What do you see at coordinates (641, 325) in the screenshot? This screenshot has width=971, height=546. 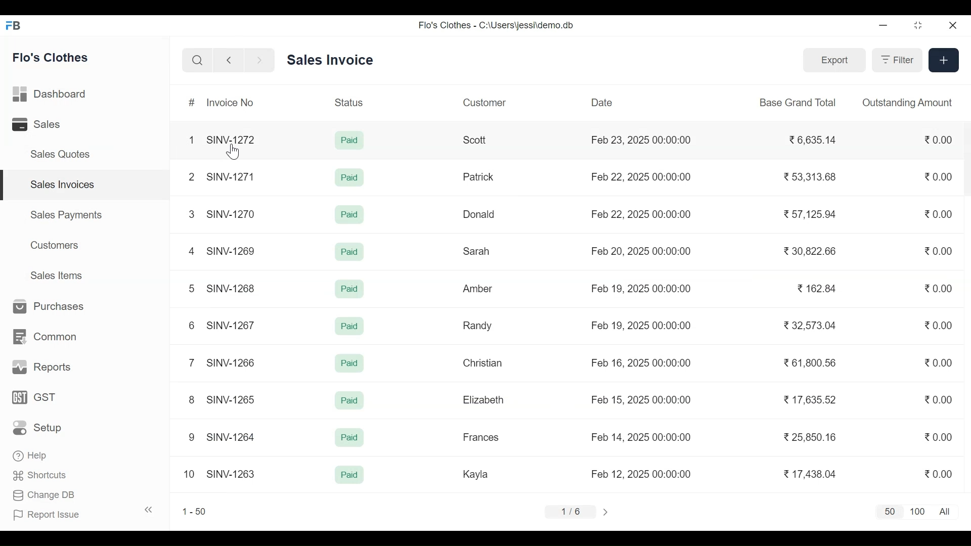 I see `Feb 19, 2025 00:00:00` at bounding box center [641, 325].